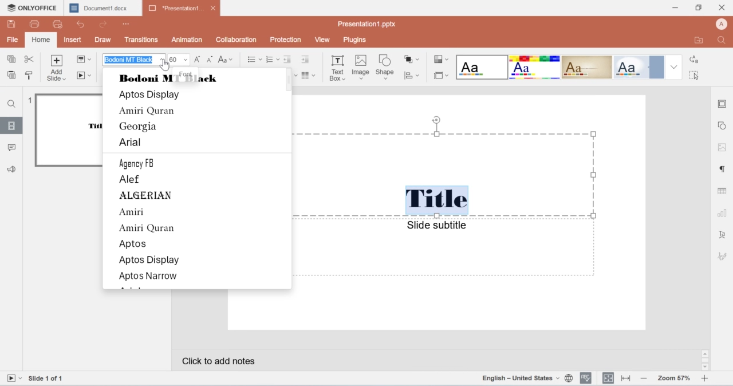 The width and height of the screenshot is (733, 386). I want to click on numbering, so click(29, 101).